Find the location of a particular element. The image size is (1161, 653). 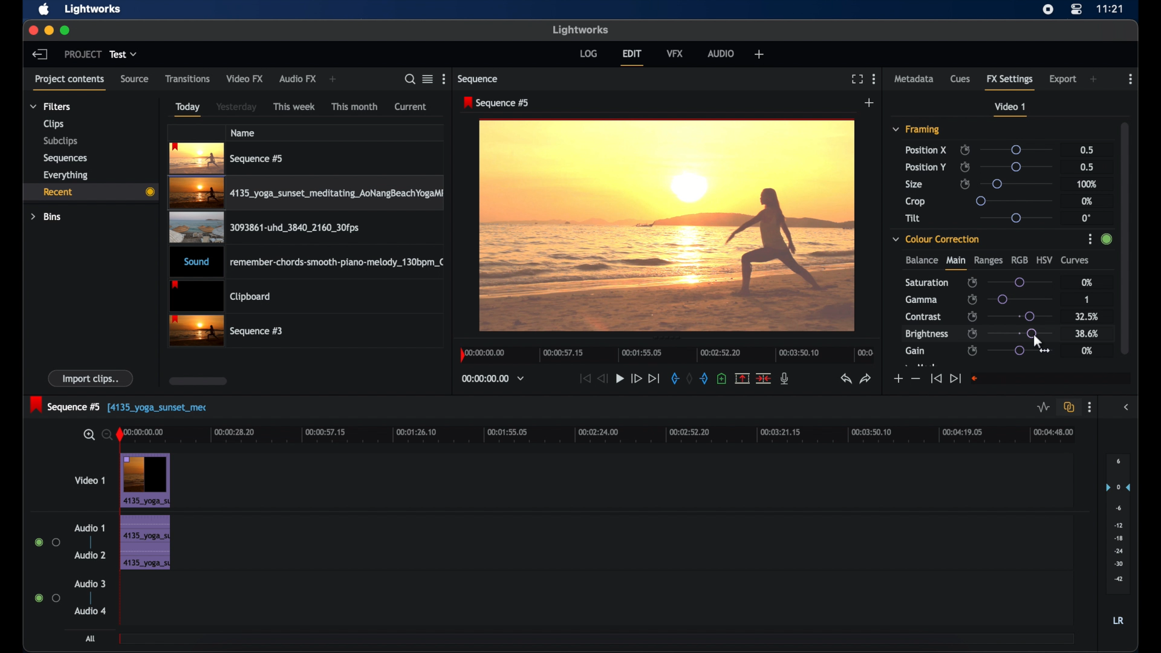

source is located at coordinates (134, 79).